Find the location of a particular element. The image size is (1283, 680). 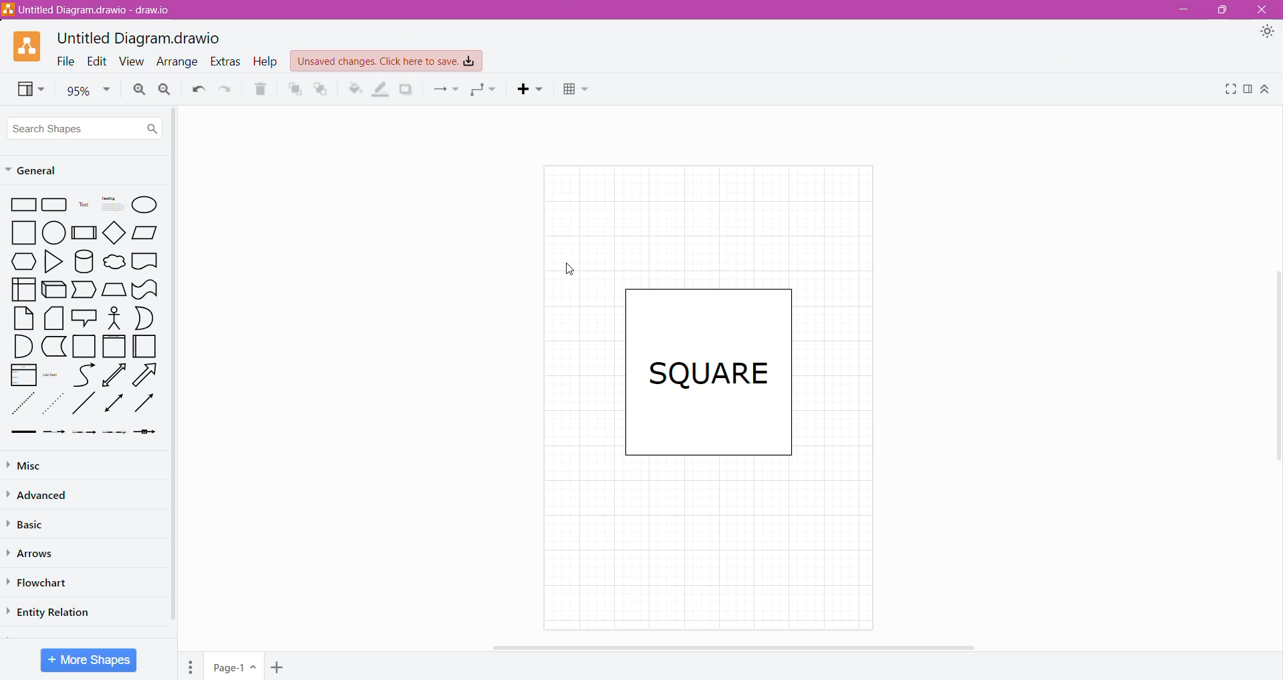

Format is located at coordinates (1250, 92).